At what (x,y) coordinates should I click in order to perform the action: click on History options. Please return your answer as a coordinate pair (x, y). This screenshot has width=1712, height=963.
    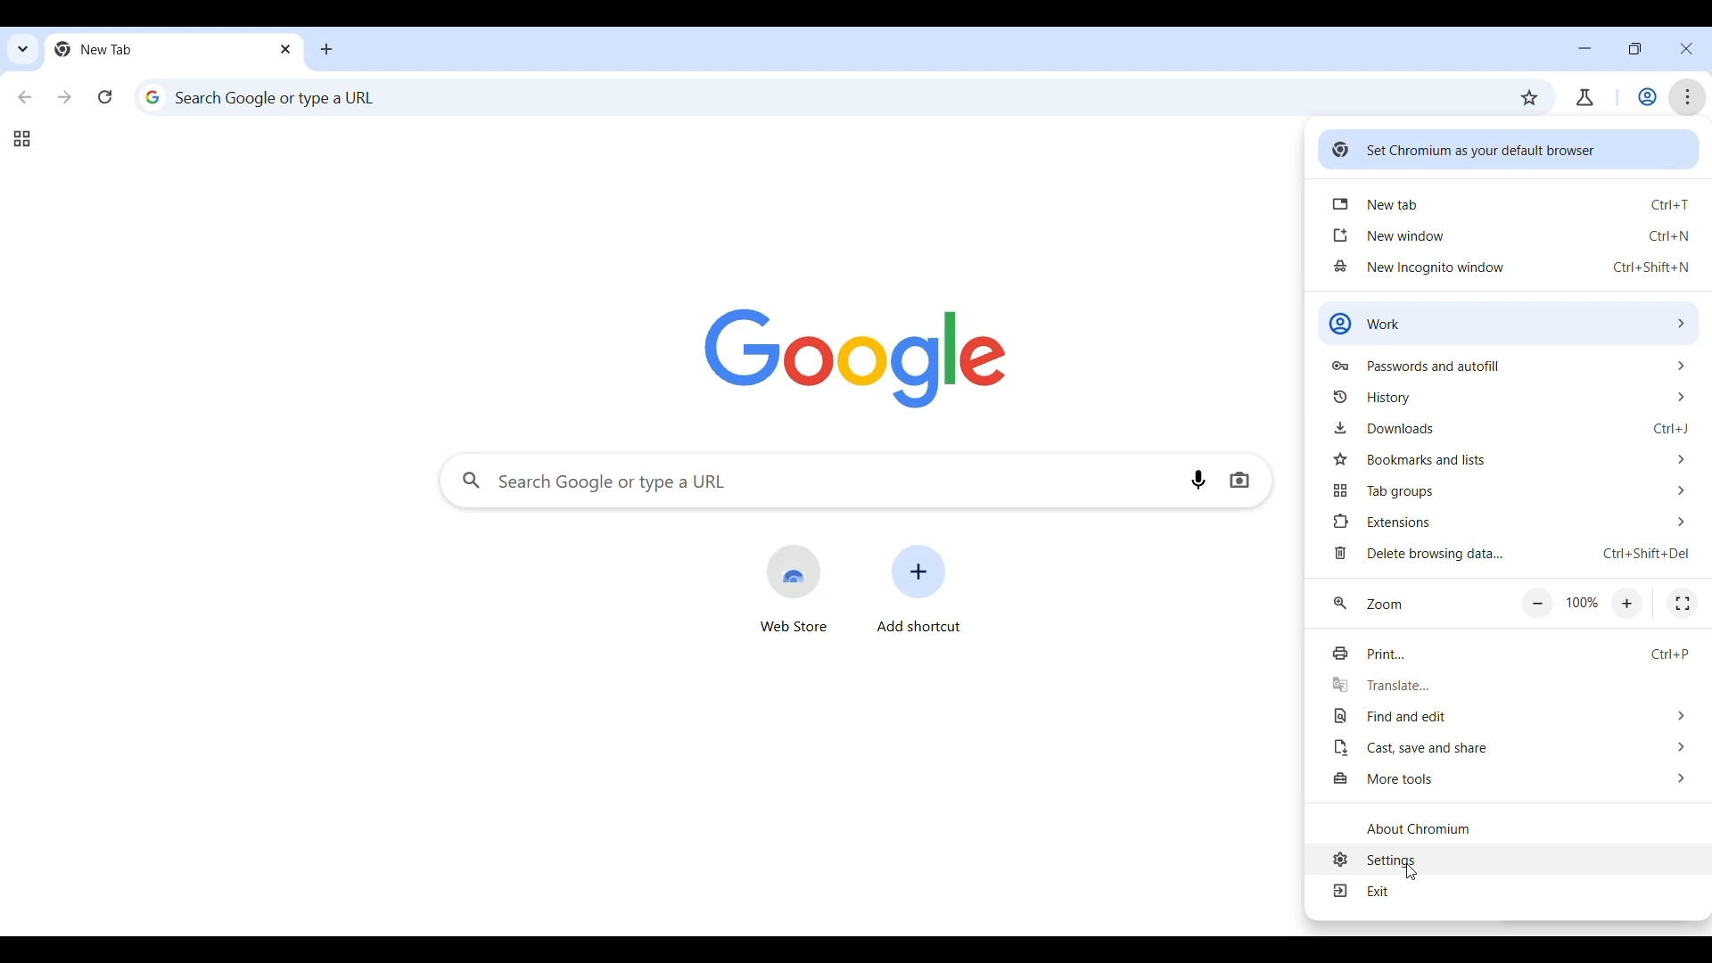
    Looking at the image, I should click on (1511, 398).